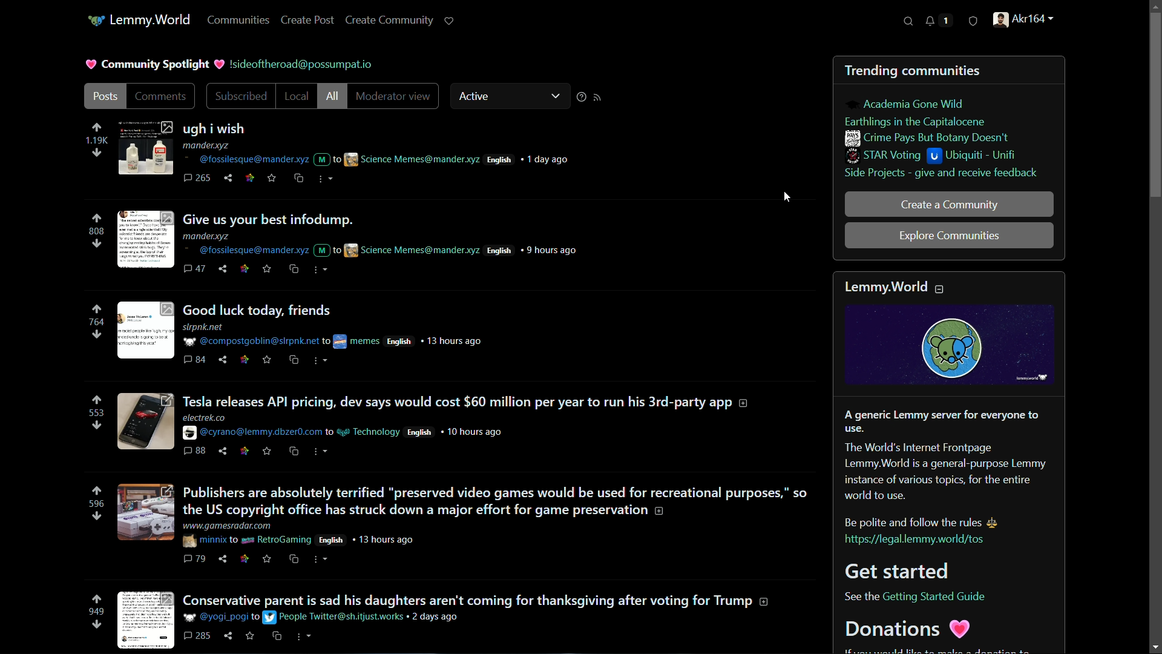 Image resolution: width=1162 pixels, height=654 pixels. Describe the element at coordinates (96, 128) in the screenshot. I see `upvote` at that location.